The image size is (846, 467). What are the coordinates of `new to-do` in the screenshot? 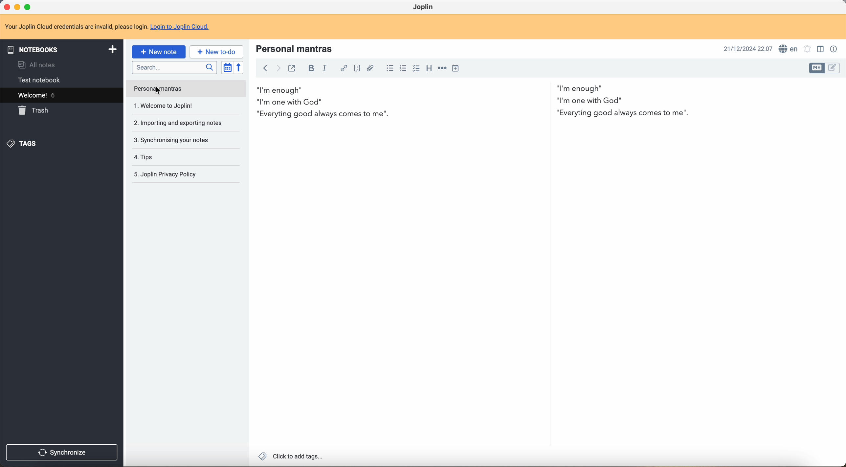 It's located at (216, 51).